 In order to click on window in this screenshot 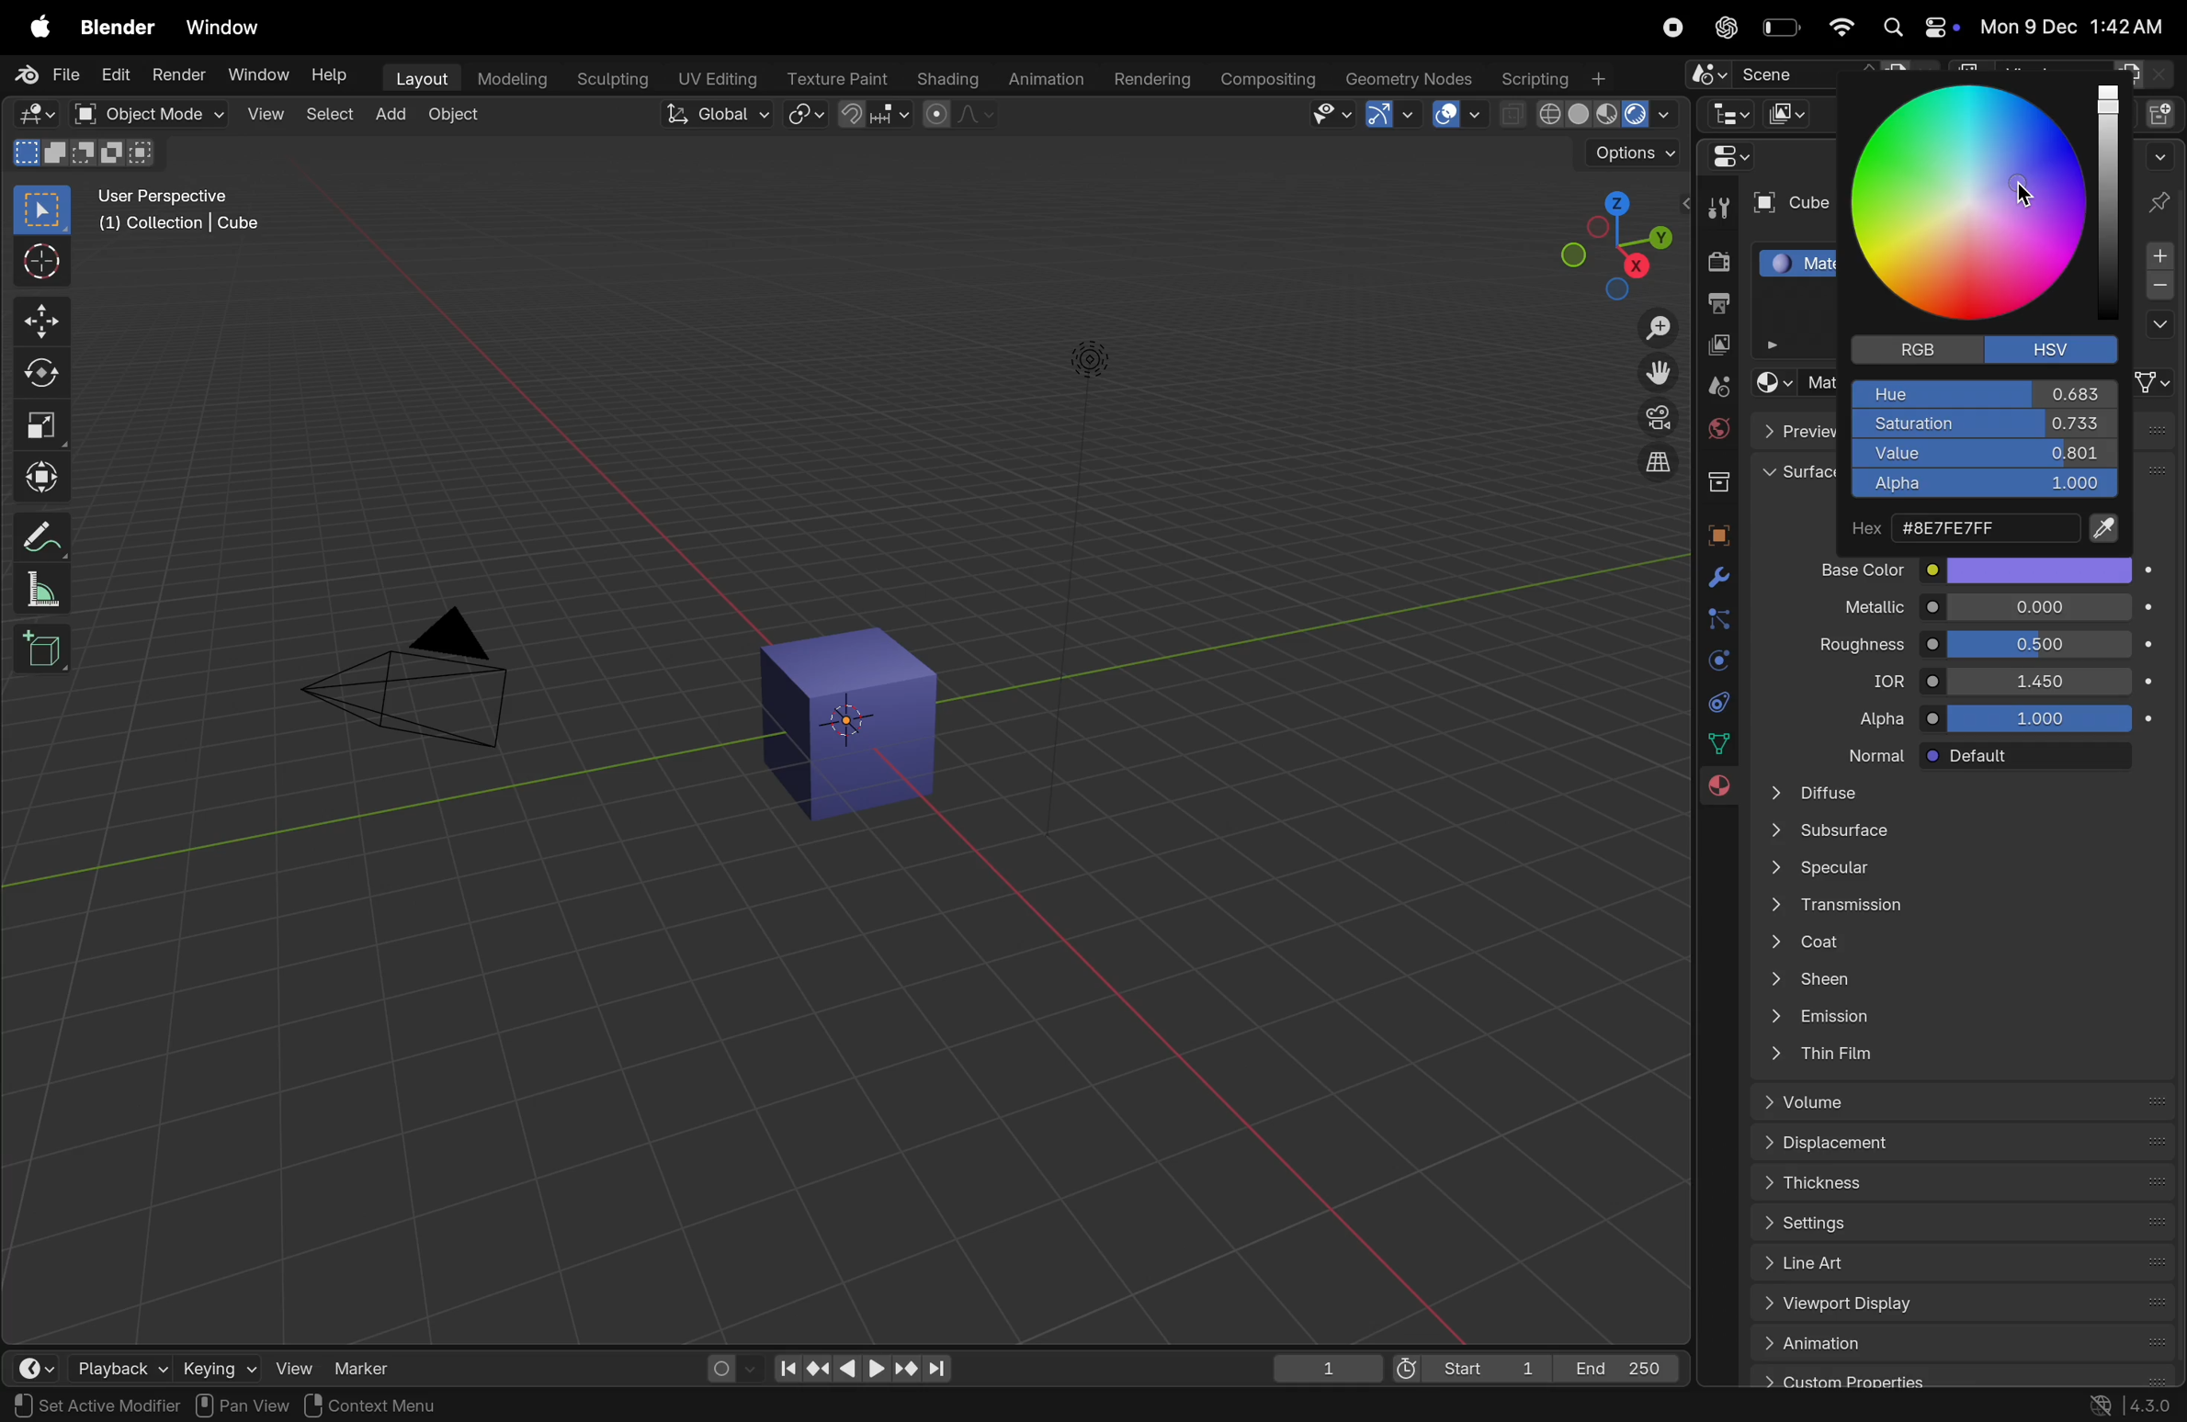, I will do `click(259, 76)`.